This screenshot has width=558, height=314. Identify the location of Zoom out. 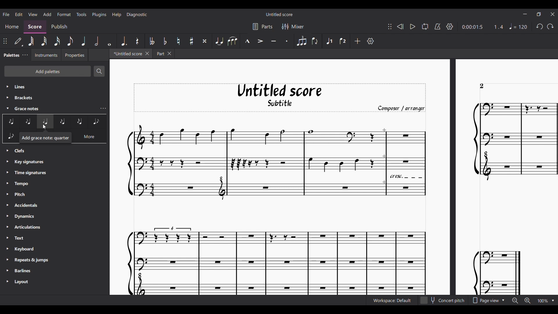
(515, 301).